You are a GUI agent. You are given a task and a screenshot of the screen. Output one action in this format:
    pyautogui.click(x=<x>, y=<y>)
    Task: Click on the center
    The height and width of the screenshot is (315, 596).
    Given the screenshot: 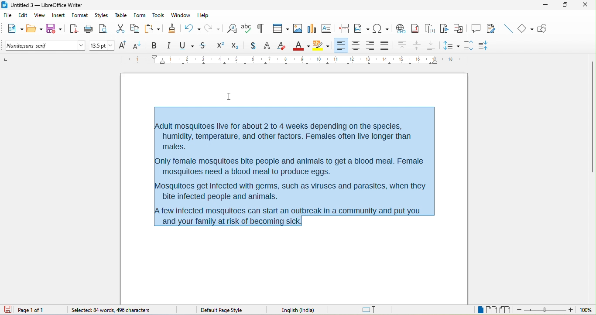 What is the action you would take?
    pyautogui.click(x=418, y=46)
    